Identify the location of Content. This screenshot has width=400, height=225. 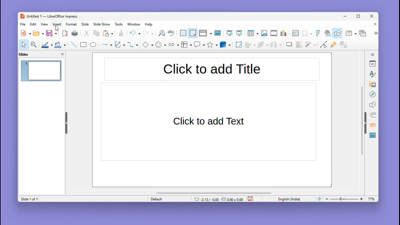
(209, 122).